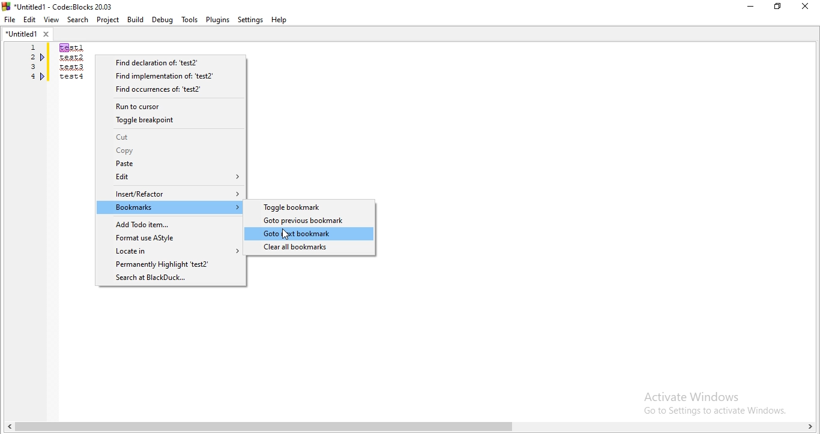 The height and width of the screenshot is (434, 820). I want to click on logo, so click(59, 5).